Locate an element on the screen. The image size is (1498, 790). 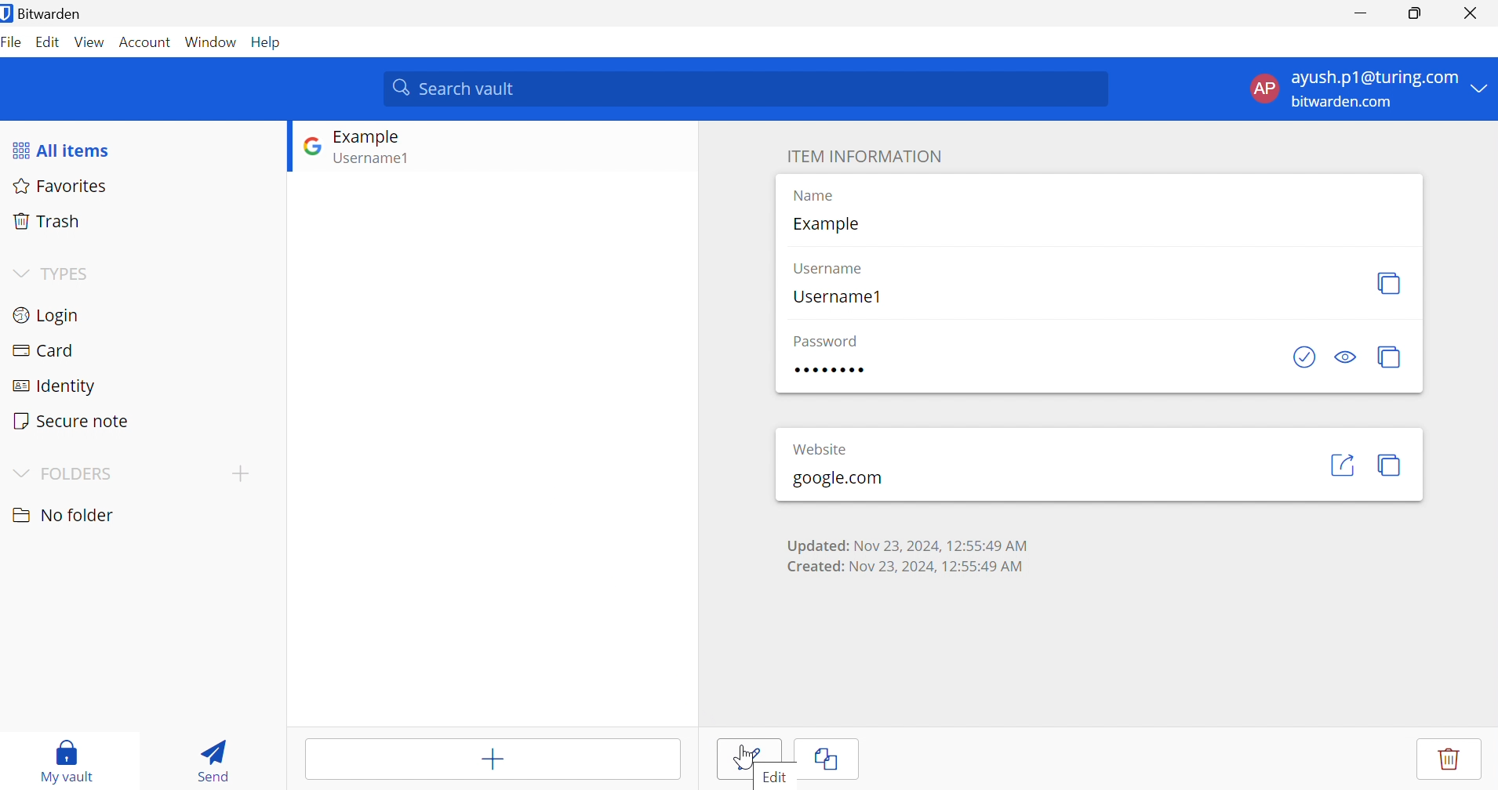
FOLDER is located at coordinates (78, 473).